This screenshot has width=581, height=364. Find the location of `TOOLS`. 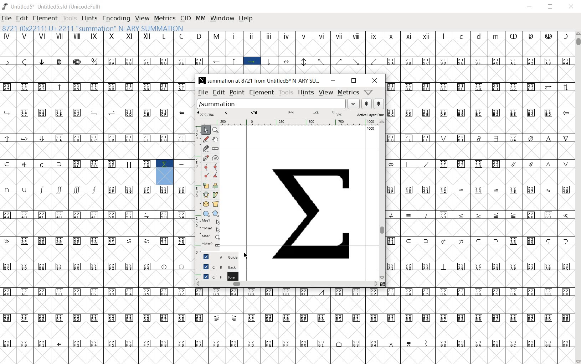

TOOLS is located at coordinates (69, 18).